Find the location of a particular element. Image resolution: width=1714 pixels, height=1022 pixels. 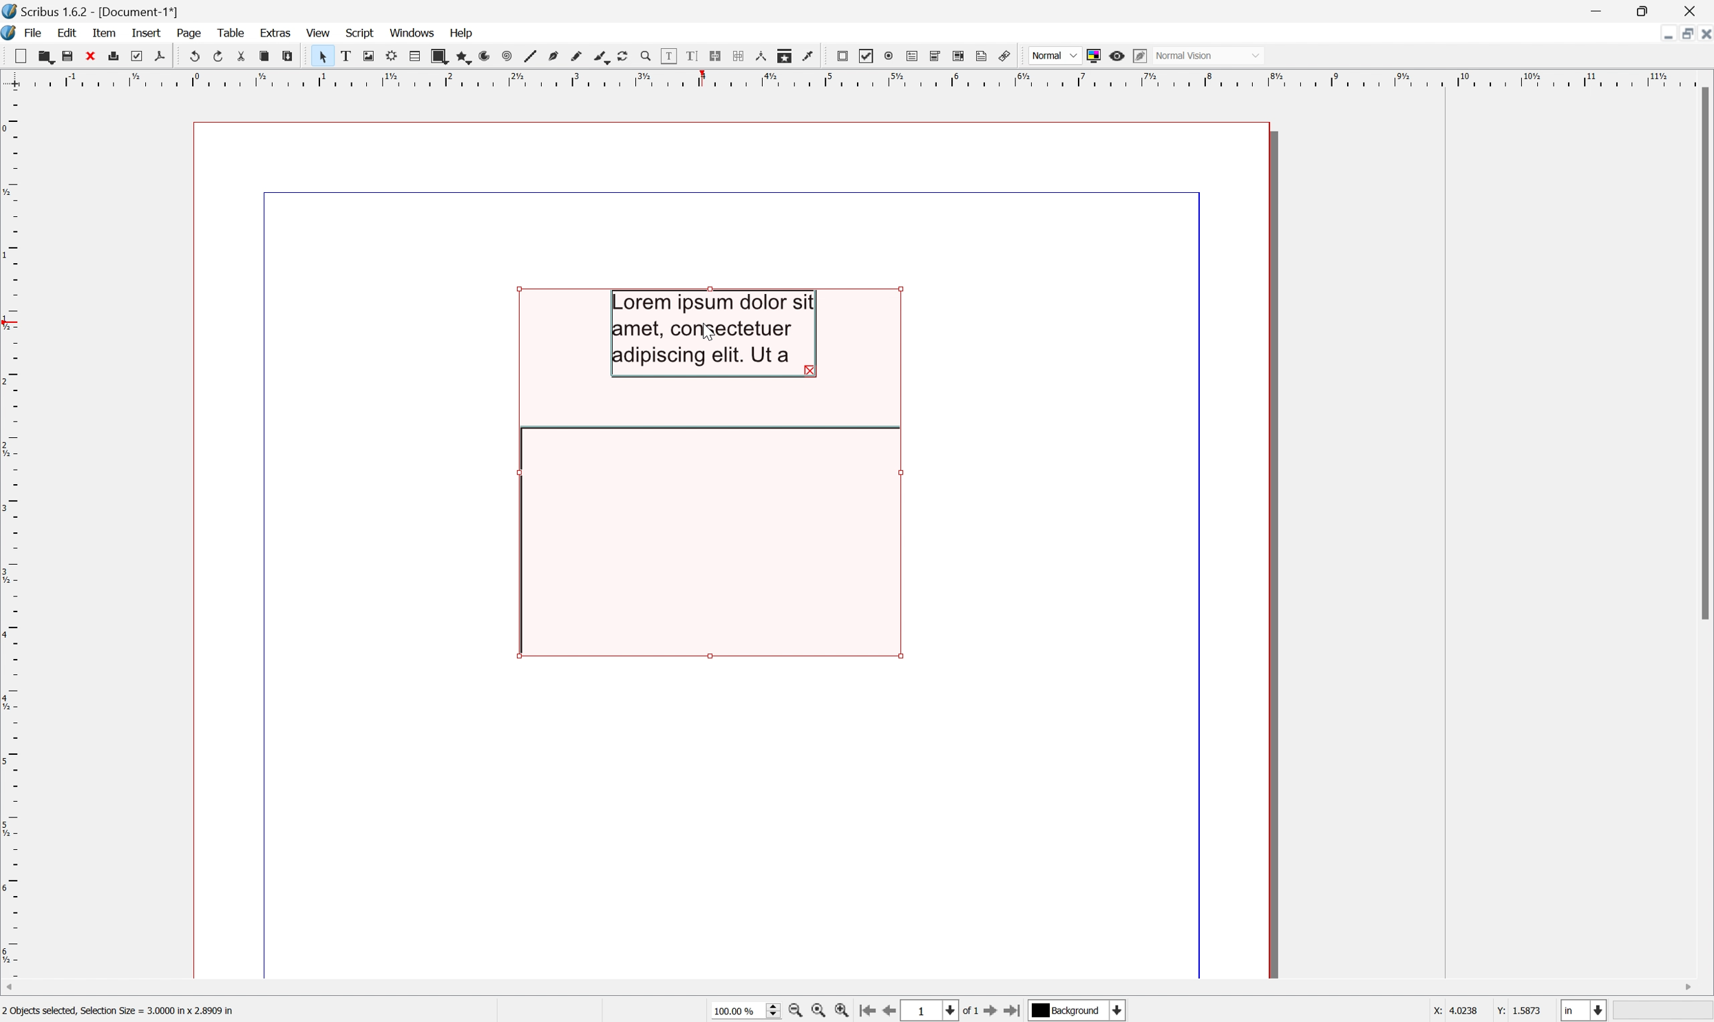

X: 4.0238 is located at coordinates (1453, 1012).